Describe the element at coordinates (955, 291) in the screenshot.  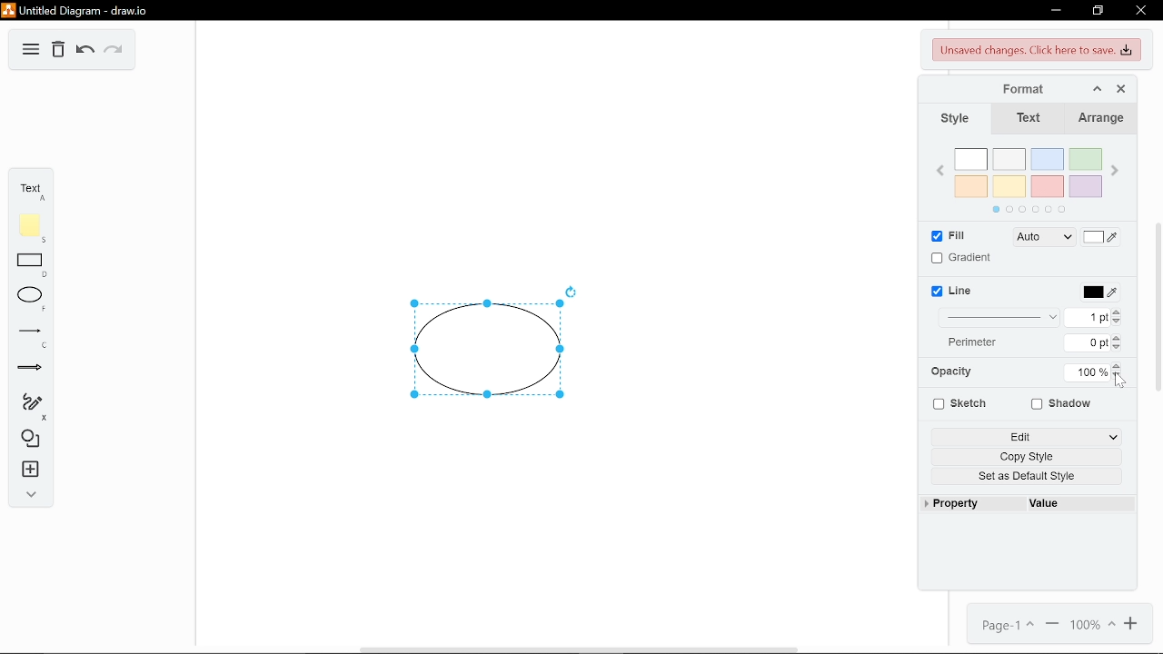
I see `Line color` at that location.